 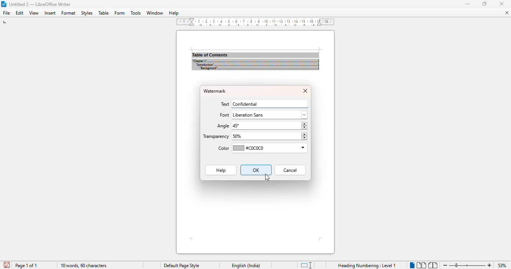 What do you see at coordinates (215, 91) in the screenshot?
I see `watermark` at bounding box center [215, 91].